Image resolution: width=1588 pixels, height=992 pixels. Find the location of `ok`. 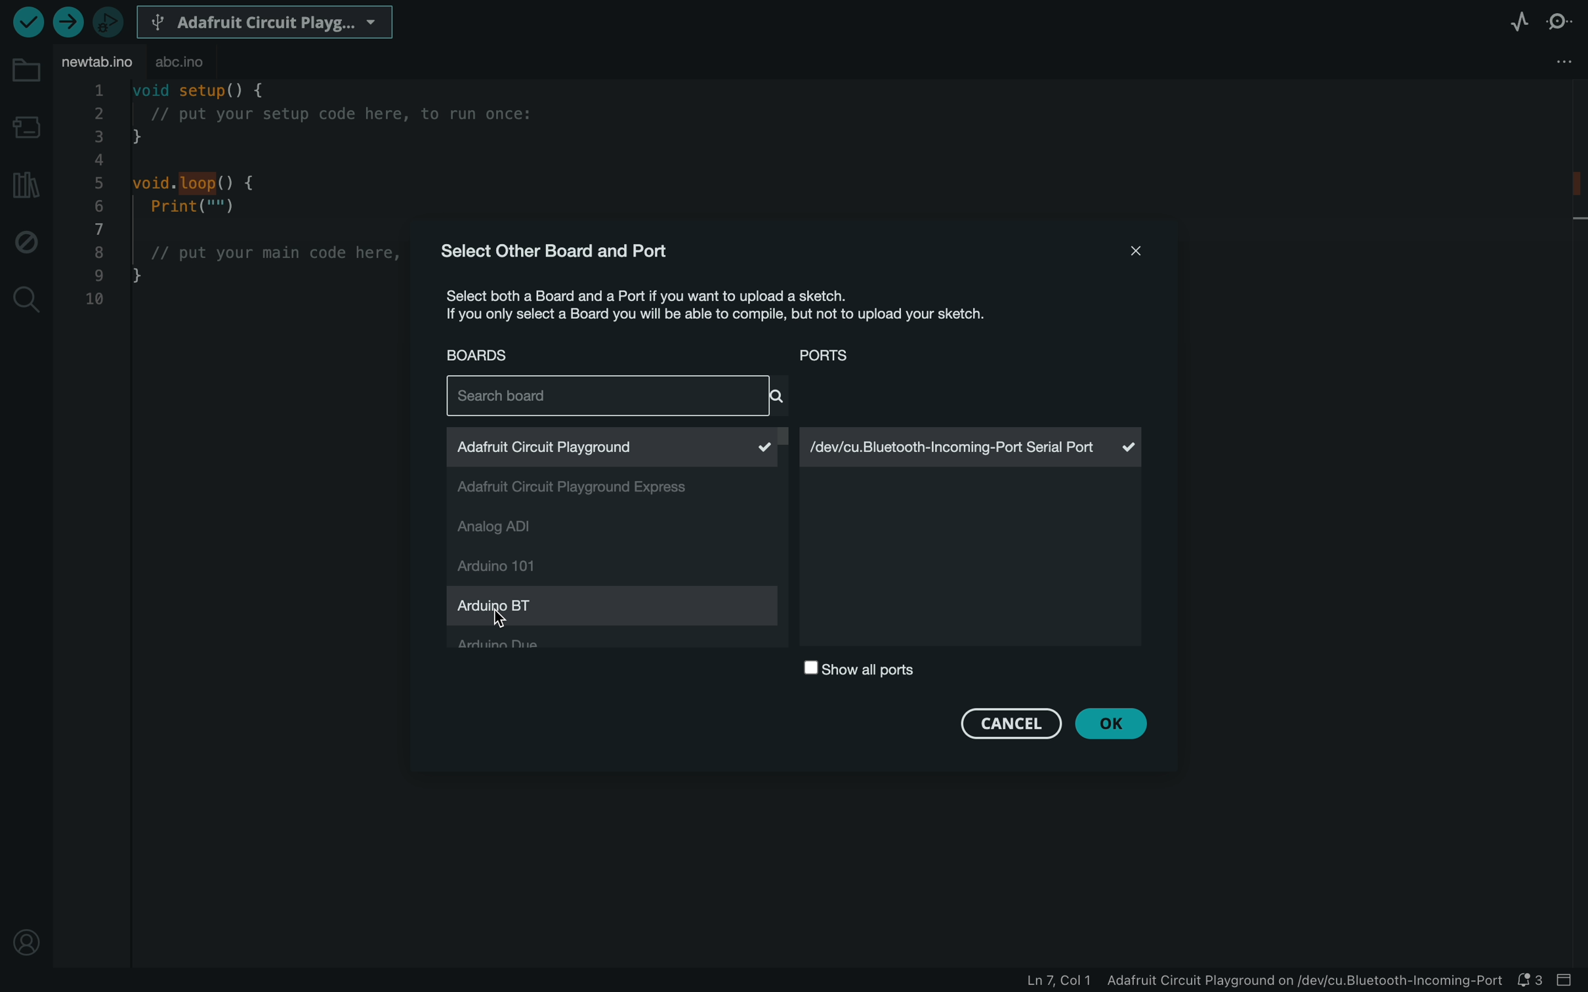

ok is located at coordinates (1115, 724).